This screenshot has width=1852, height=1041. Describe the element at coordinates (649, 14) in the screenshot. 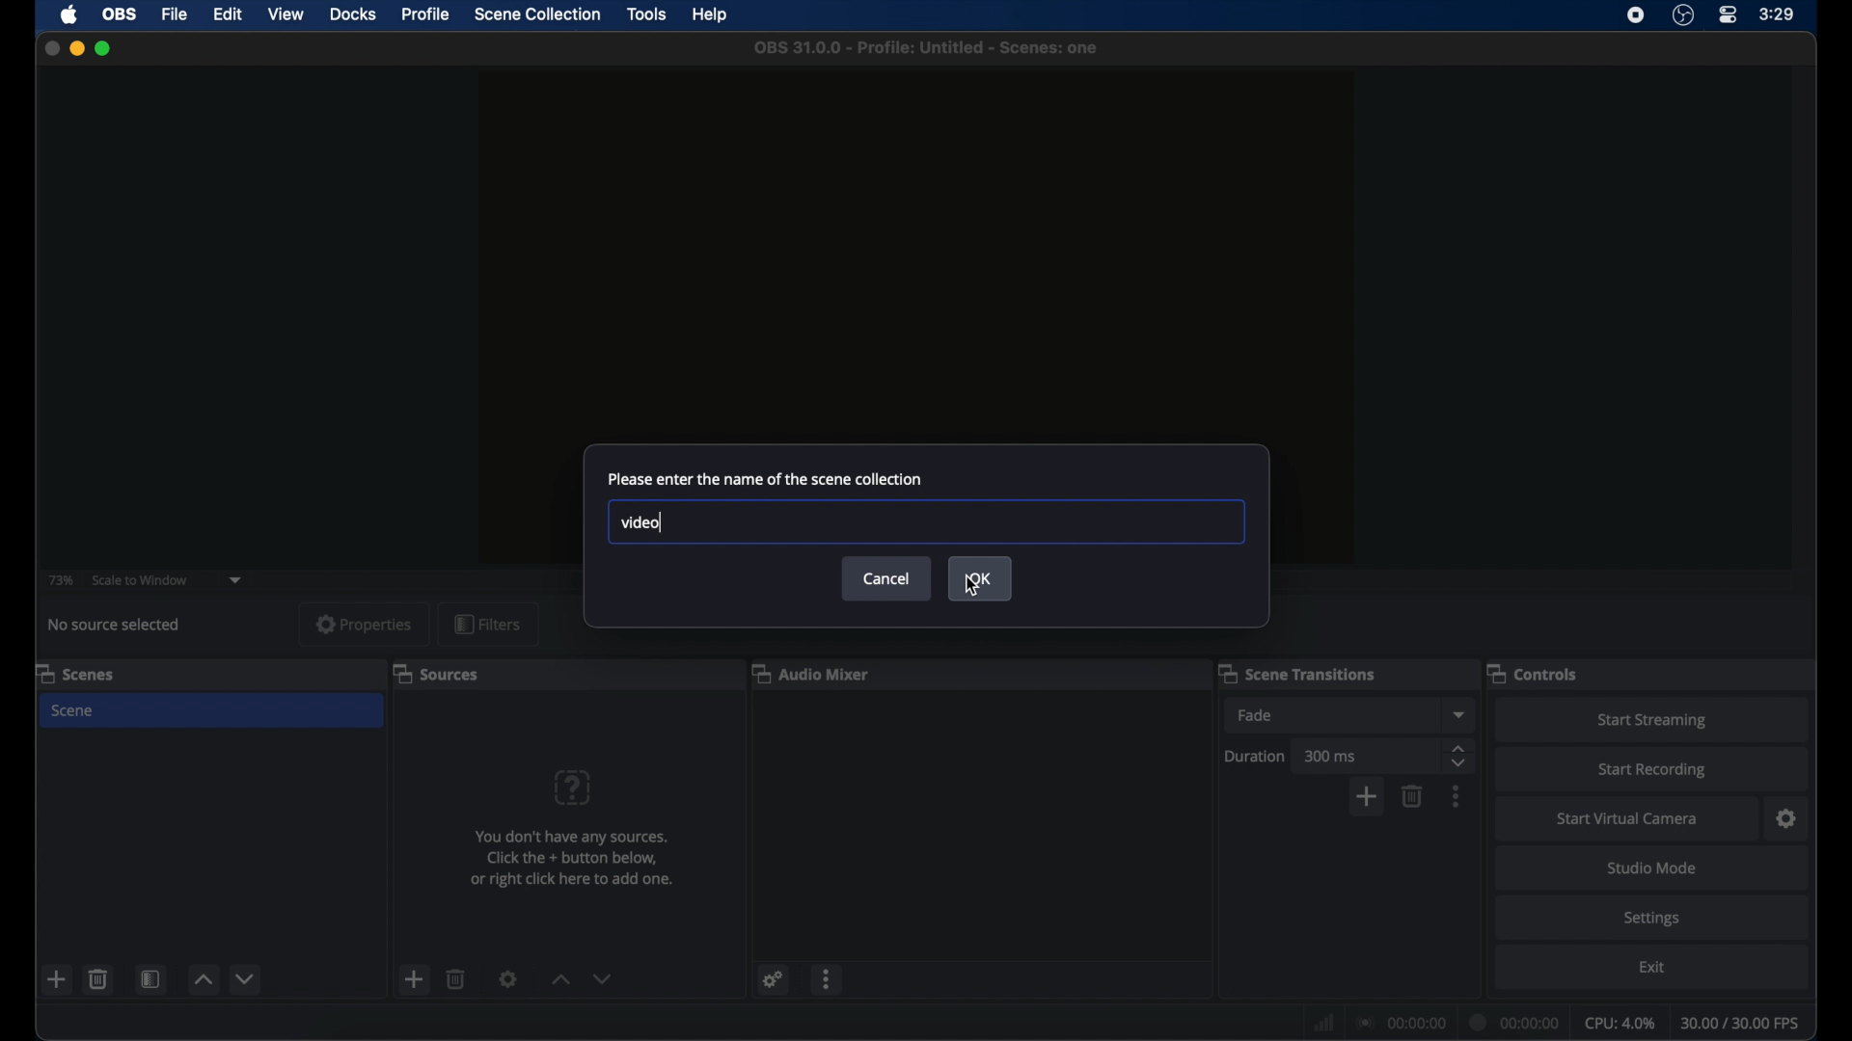

I see `tools` at that location.